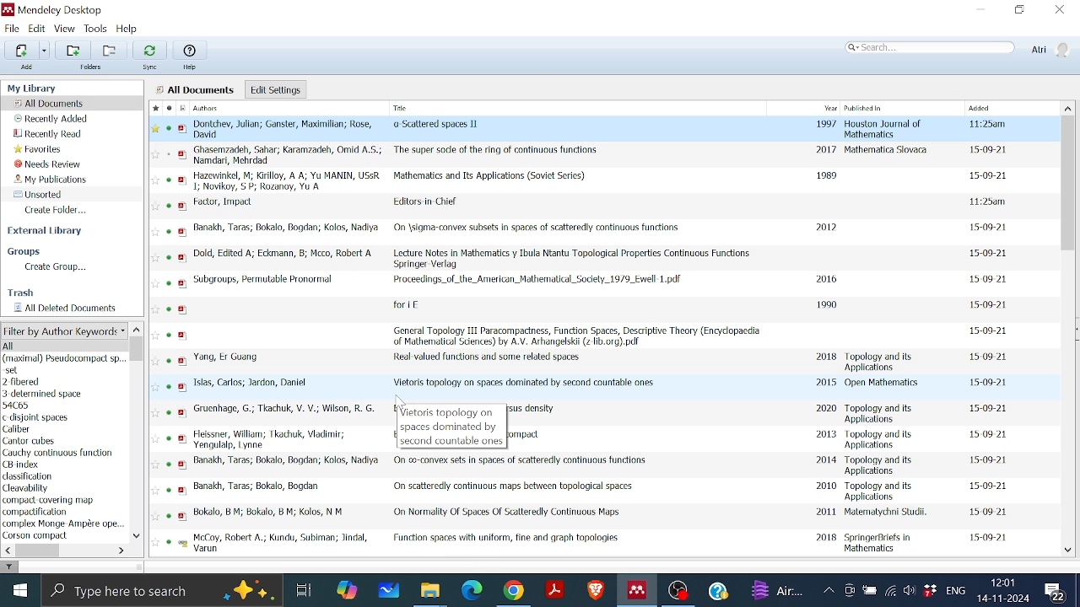  What do you see at coordinates (826, 539) in the screenshot?
I see `2018` at bounding box center [826, 539].